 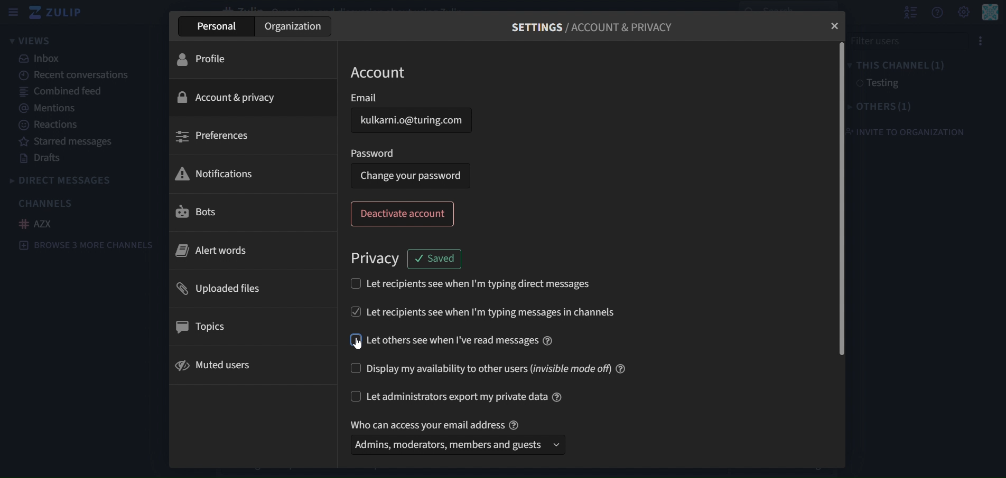 What do you see at coordinates (907, 13) in the screenshot?
I see `hide user list` at bounding box center [907, 13].